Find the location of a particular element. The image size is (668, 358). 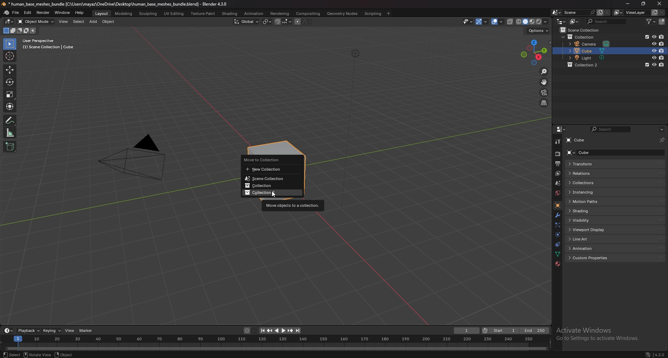

select is located at coordinates (10, 44).